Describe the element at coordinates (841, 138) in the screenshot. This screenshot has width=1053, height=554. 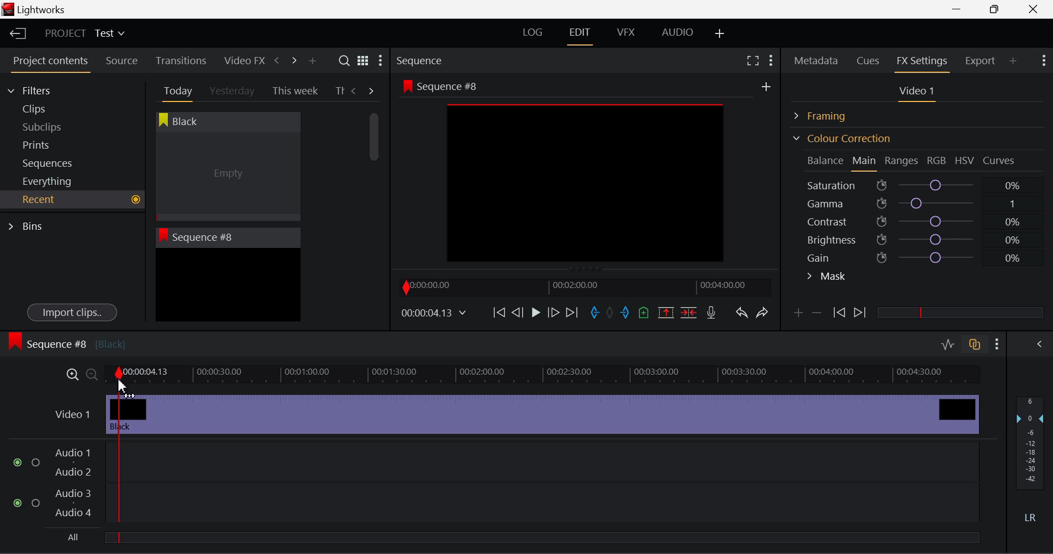
I see `Colour Correction` at that location.